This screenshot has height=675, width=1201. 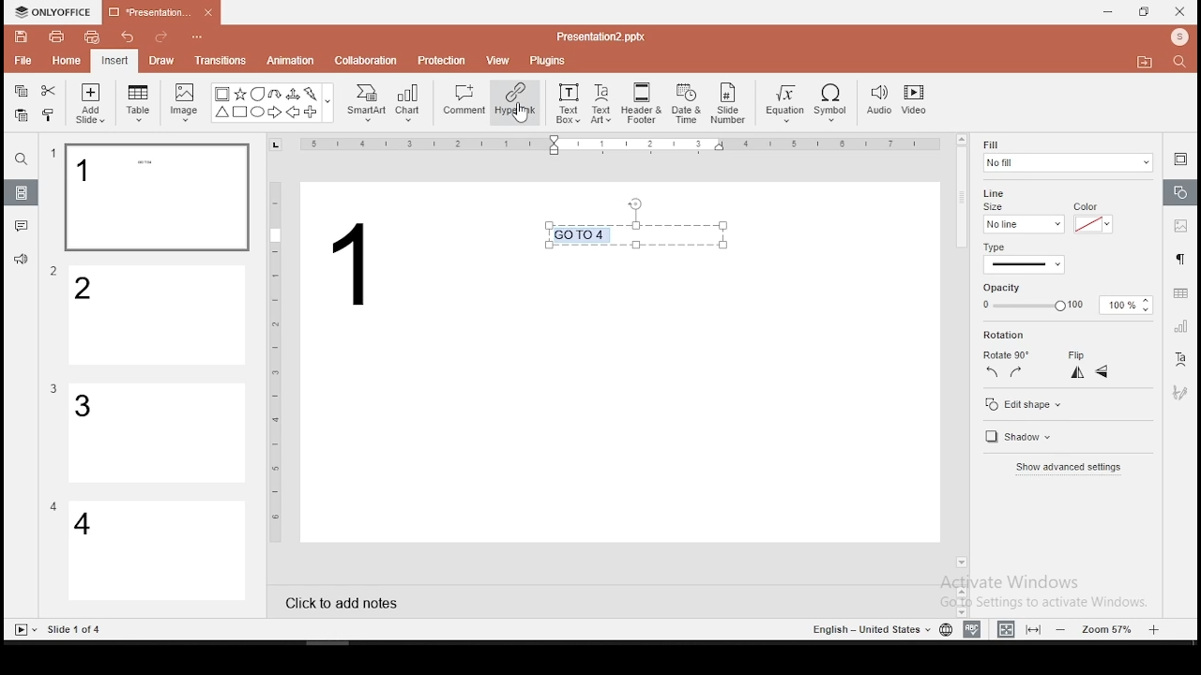 What do you see at coordinates (914, 102) in the screenshot?
I see `video` at bounding box center [914, 102].